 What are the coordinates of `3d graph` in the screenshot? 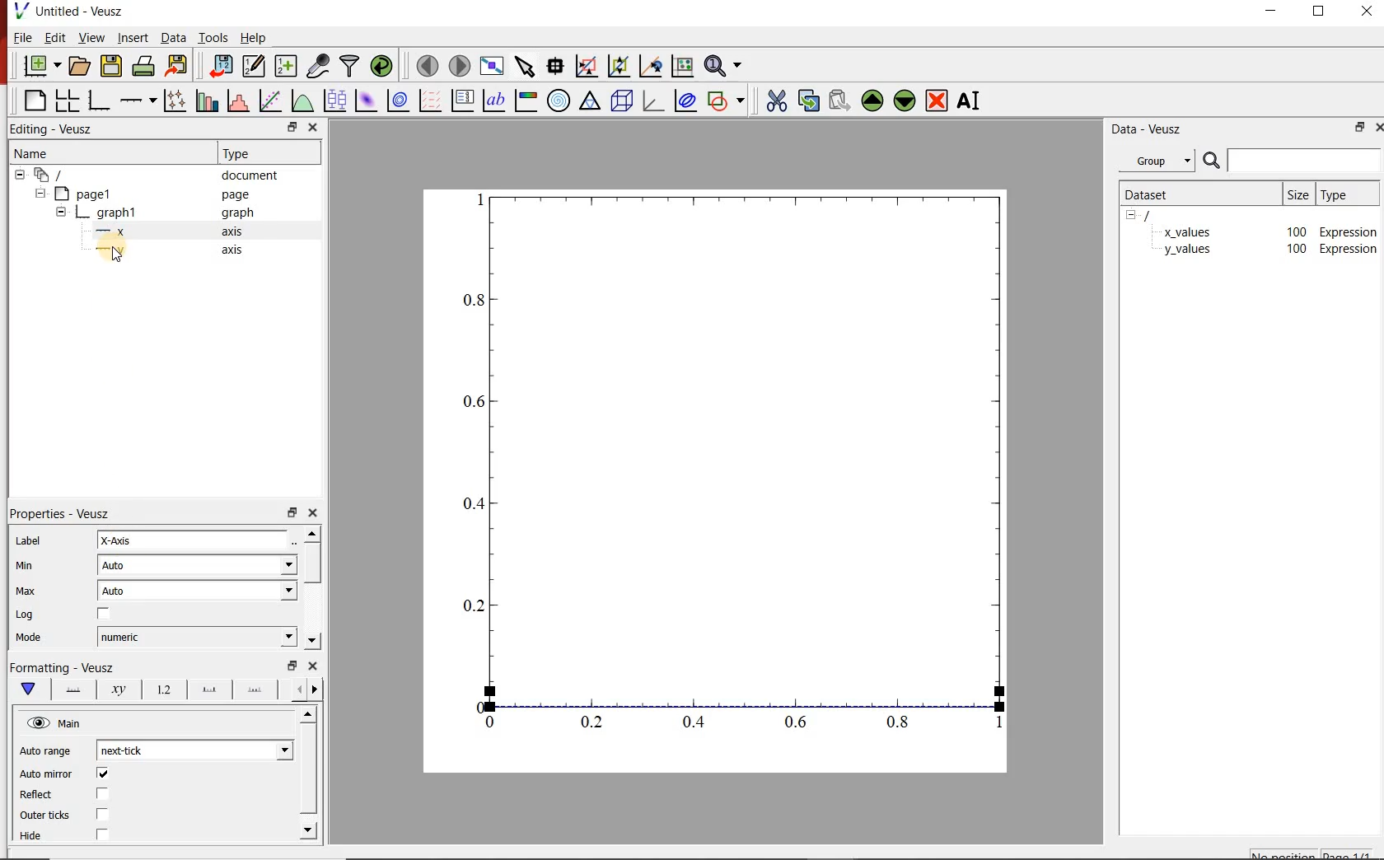 It's located at (654, 103).